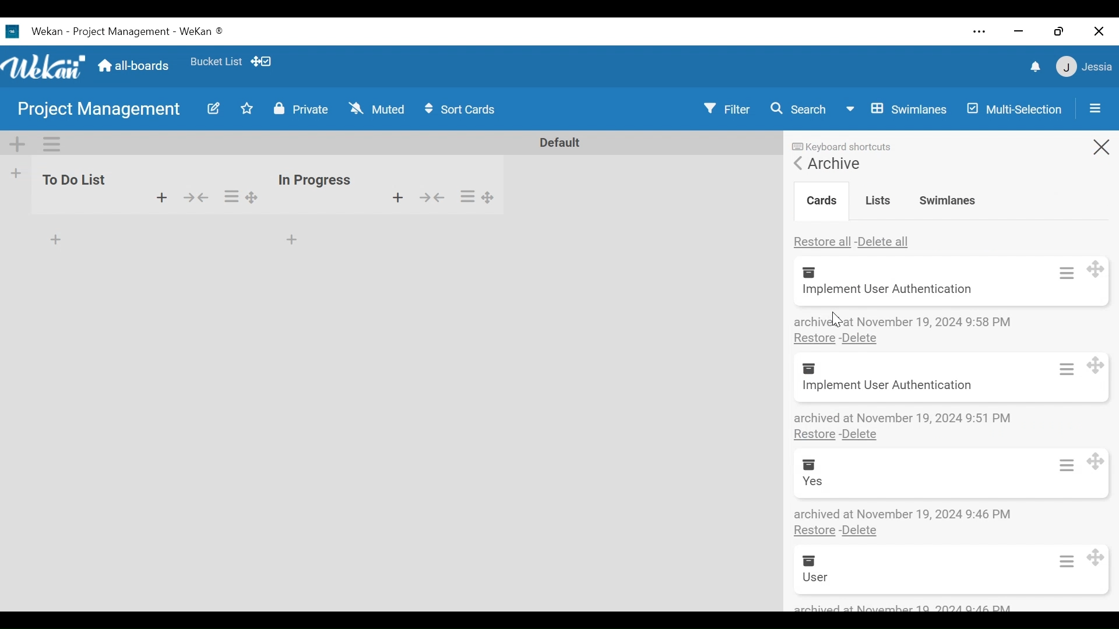  I want to click on to do list, so click(75, 186).